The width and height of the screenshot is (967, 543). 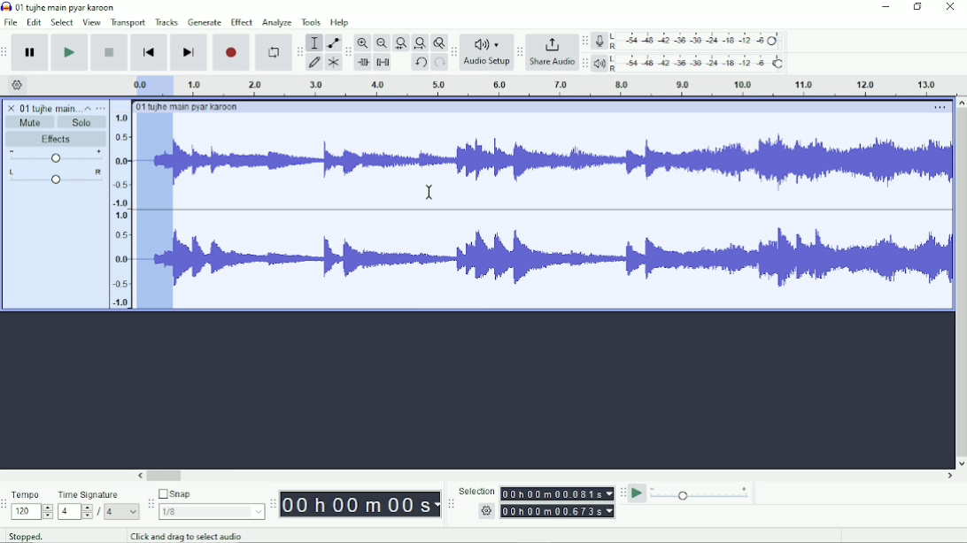 What do you see at coordinates (35, 22) in the screenshot?
I see `Edit` at bounding box center [35, 22].